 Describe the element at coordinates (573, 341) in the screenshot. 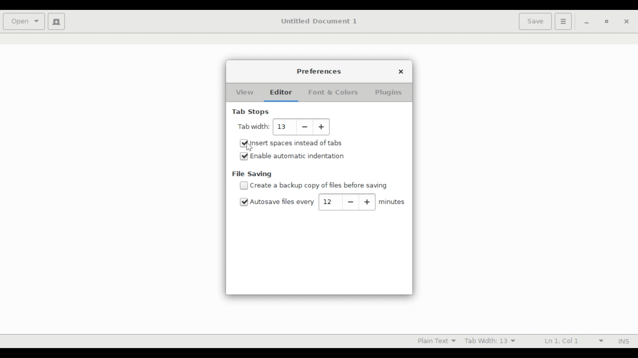

I see `Ln 1 Col 1` at that location.